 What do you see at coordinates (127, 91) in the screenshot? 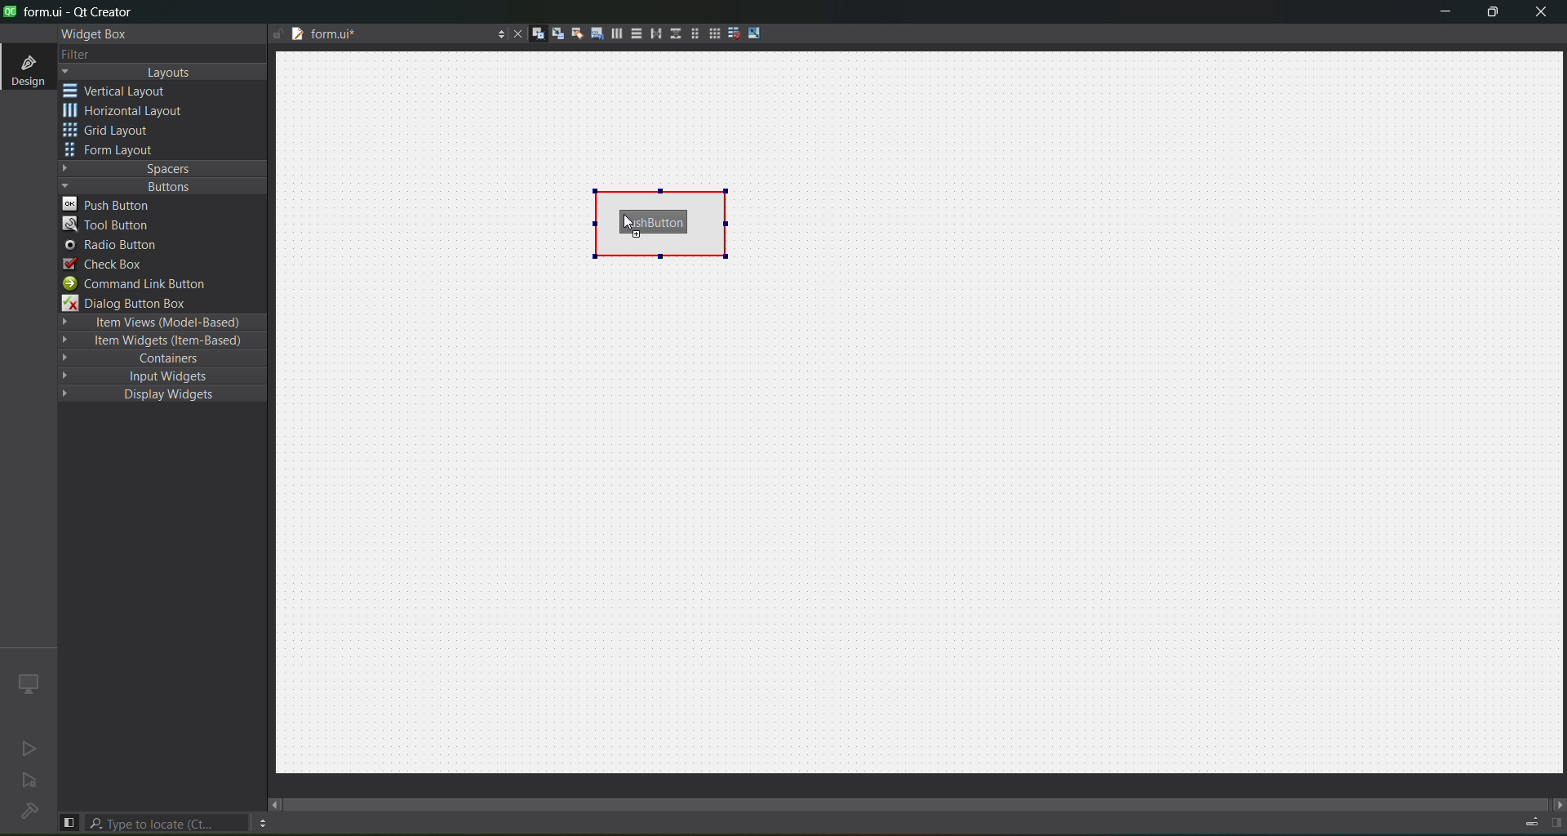
I see `vertical layout` at bounding box center [127, 91].